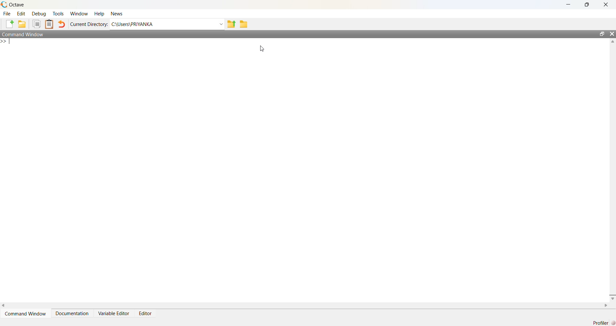 The image size is (616, 326). I want to click on Debug, so click(38, 13).